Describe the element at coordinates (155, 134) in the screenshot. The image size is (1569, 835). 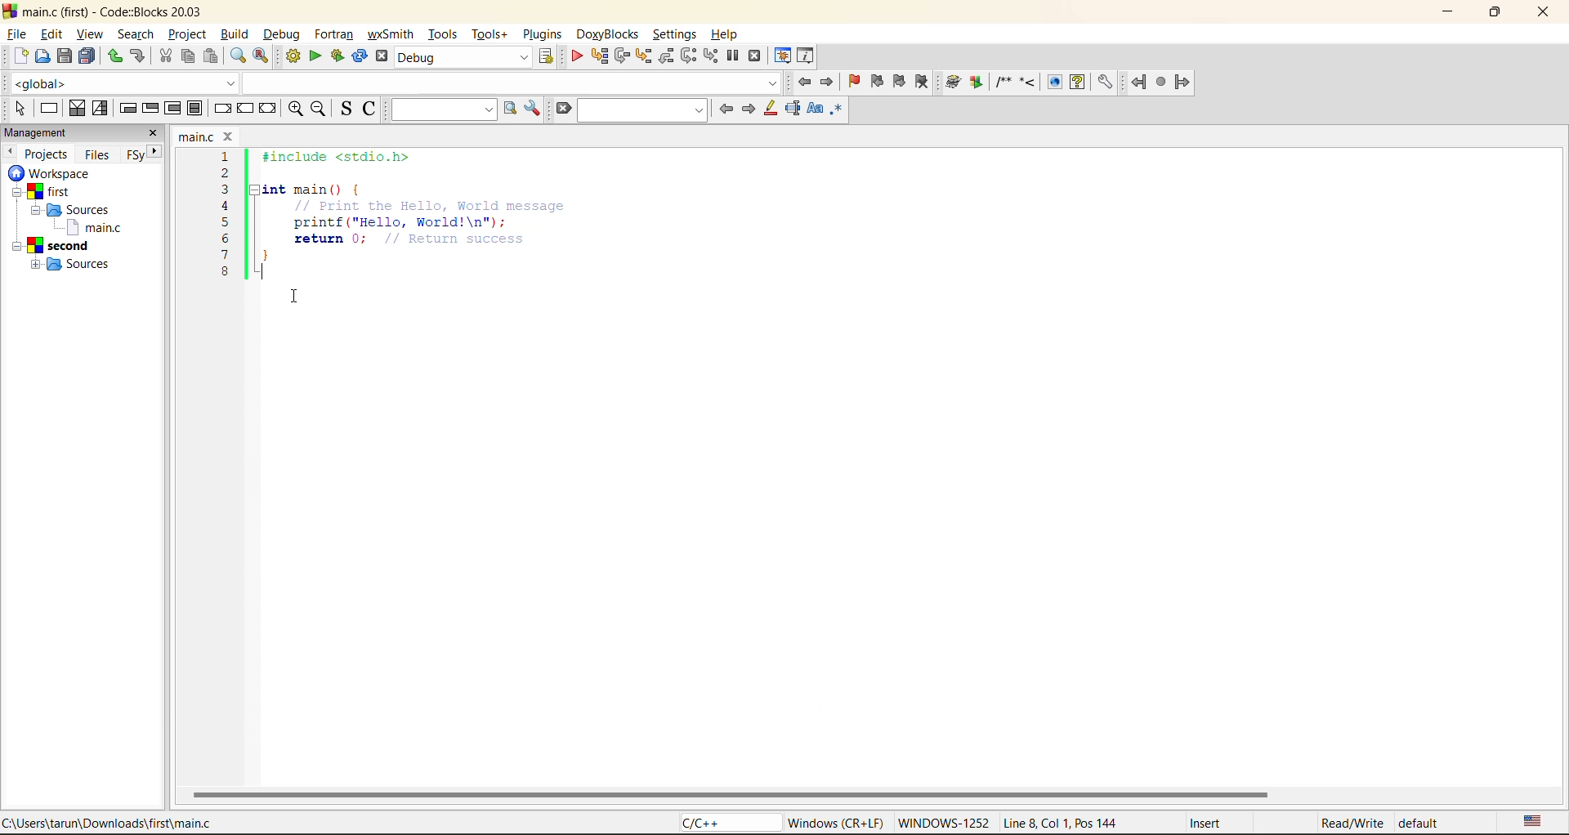
I see `close` at that location.